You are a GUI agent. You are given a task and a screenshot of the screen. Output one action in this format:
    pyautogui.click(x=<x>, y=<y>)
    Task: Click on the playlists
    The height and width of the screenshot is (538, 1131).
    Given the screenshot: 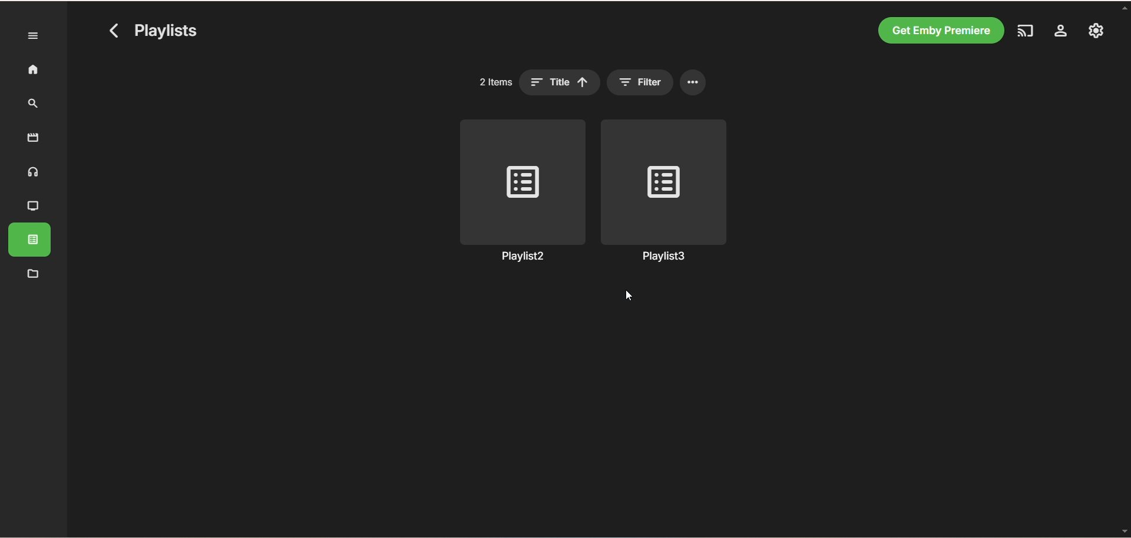 What is the action you would take?
    pyautogui.click(x=166, y=30)
    